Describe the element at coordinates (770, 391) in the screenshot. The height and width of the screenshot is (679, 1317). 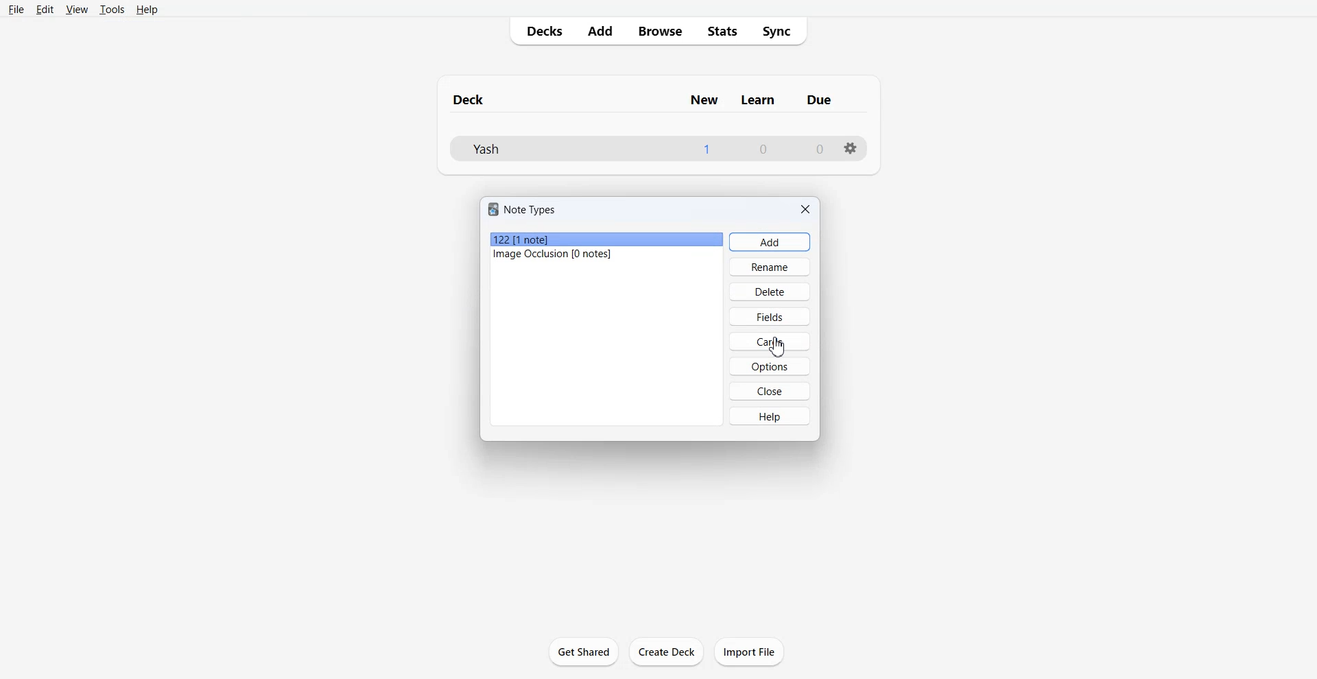
I see `Close` at that location.